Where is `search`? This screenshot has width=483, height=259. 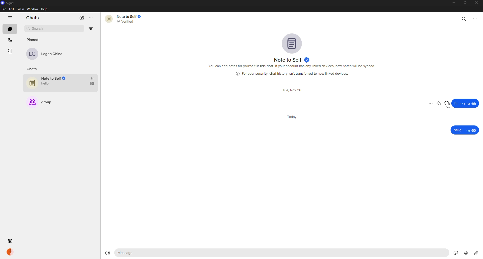
search is located at coordinates (44, 28).